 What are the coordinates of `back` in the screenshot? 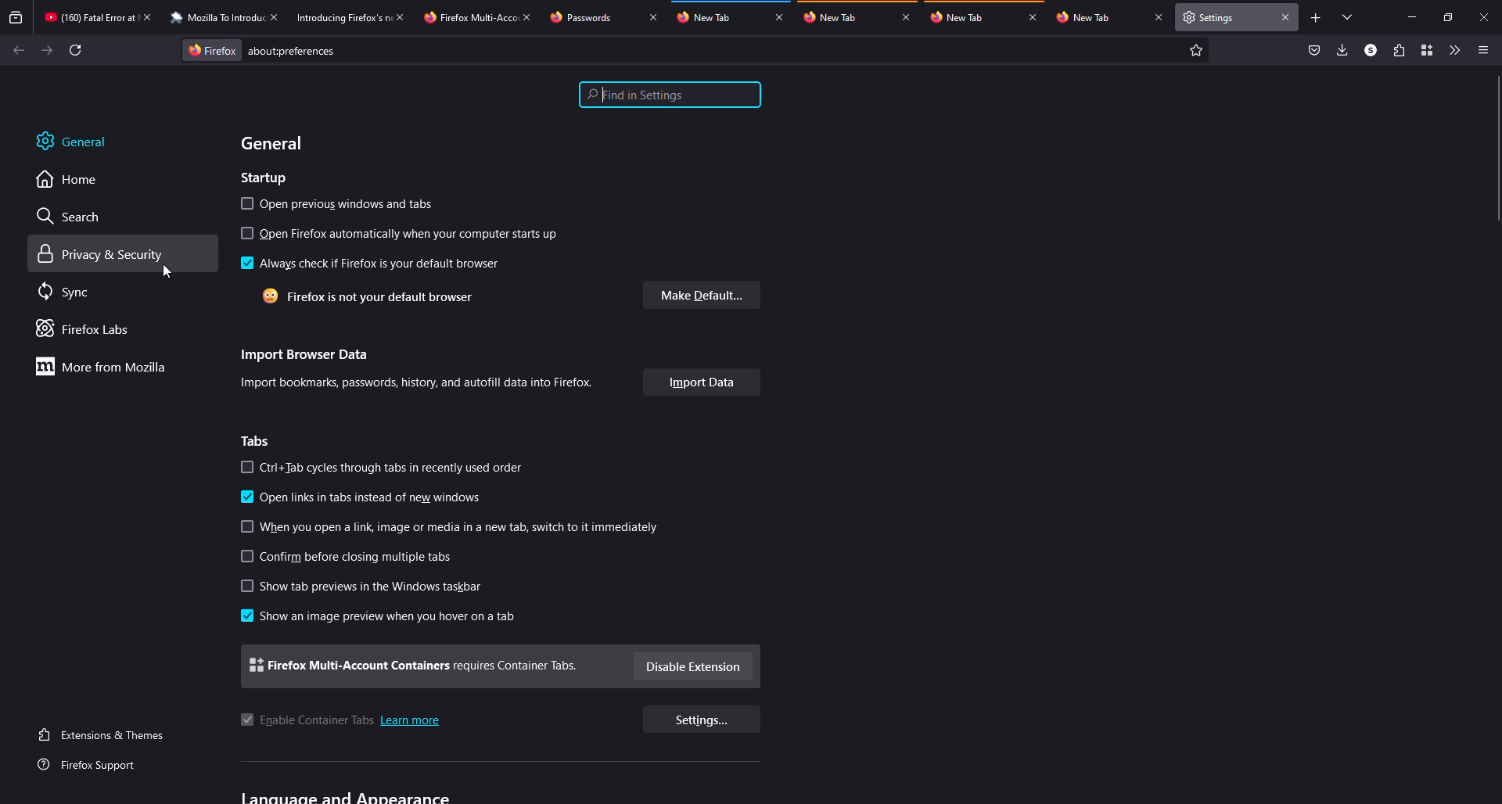 It's located at (15, 47).